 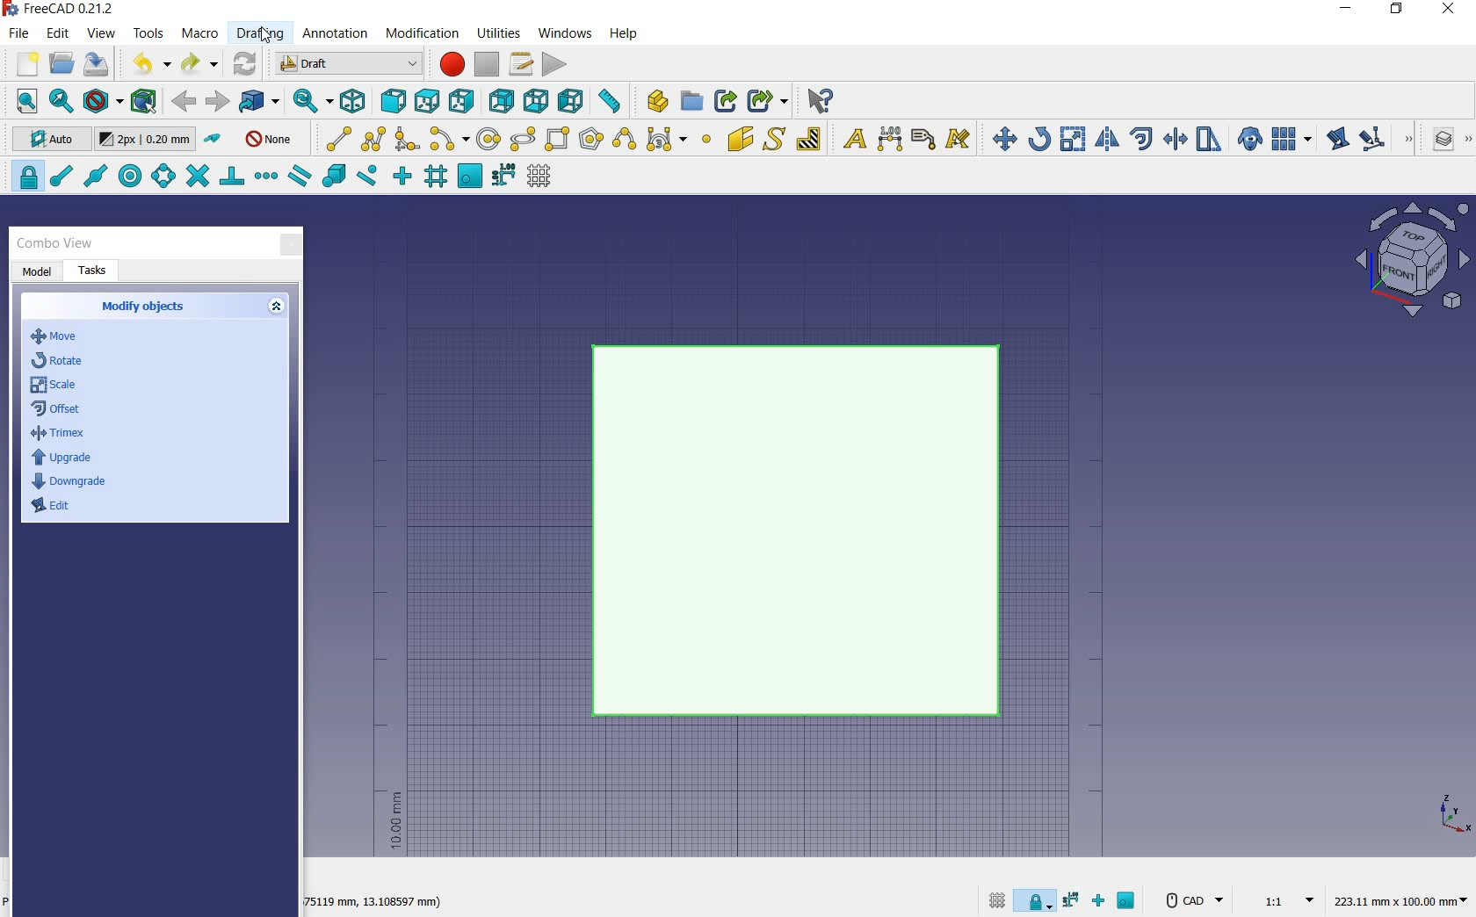 I want to click on mirror, so click(x=1105, y=141).